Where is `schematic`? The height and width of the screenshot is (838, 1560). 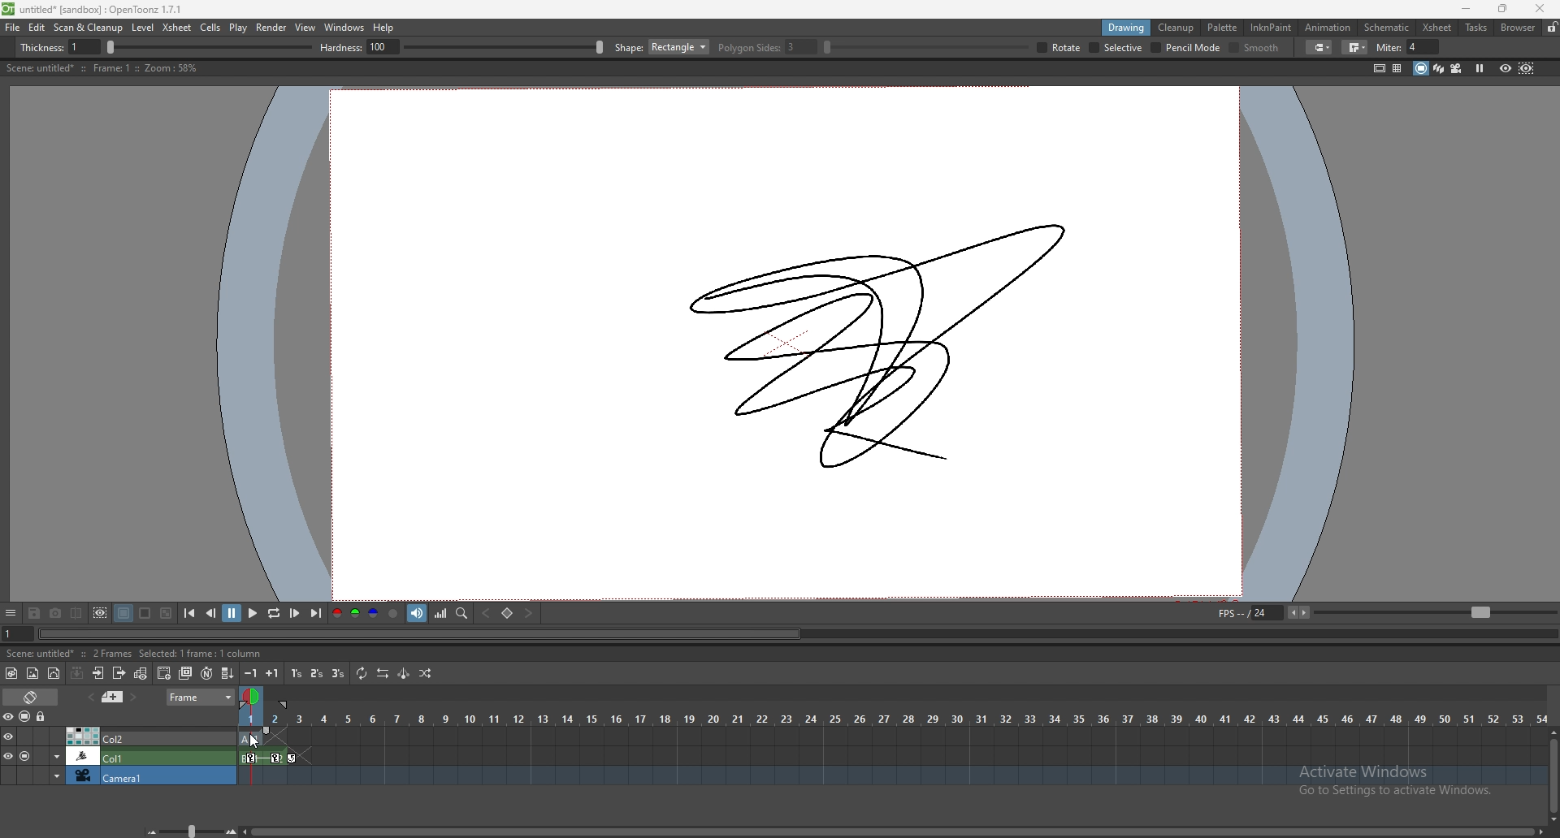 schematic is located at coordinates (1387, 26).